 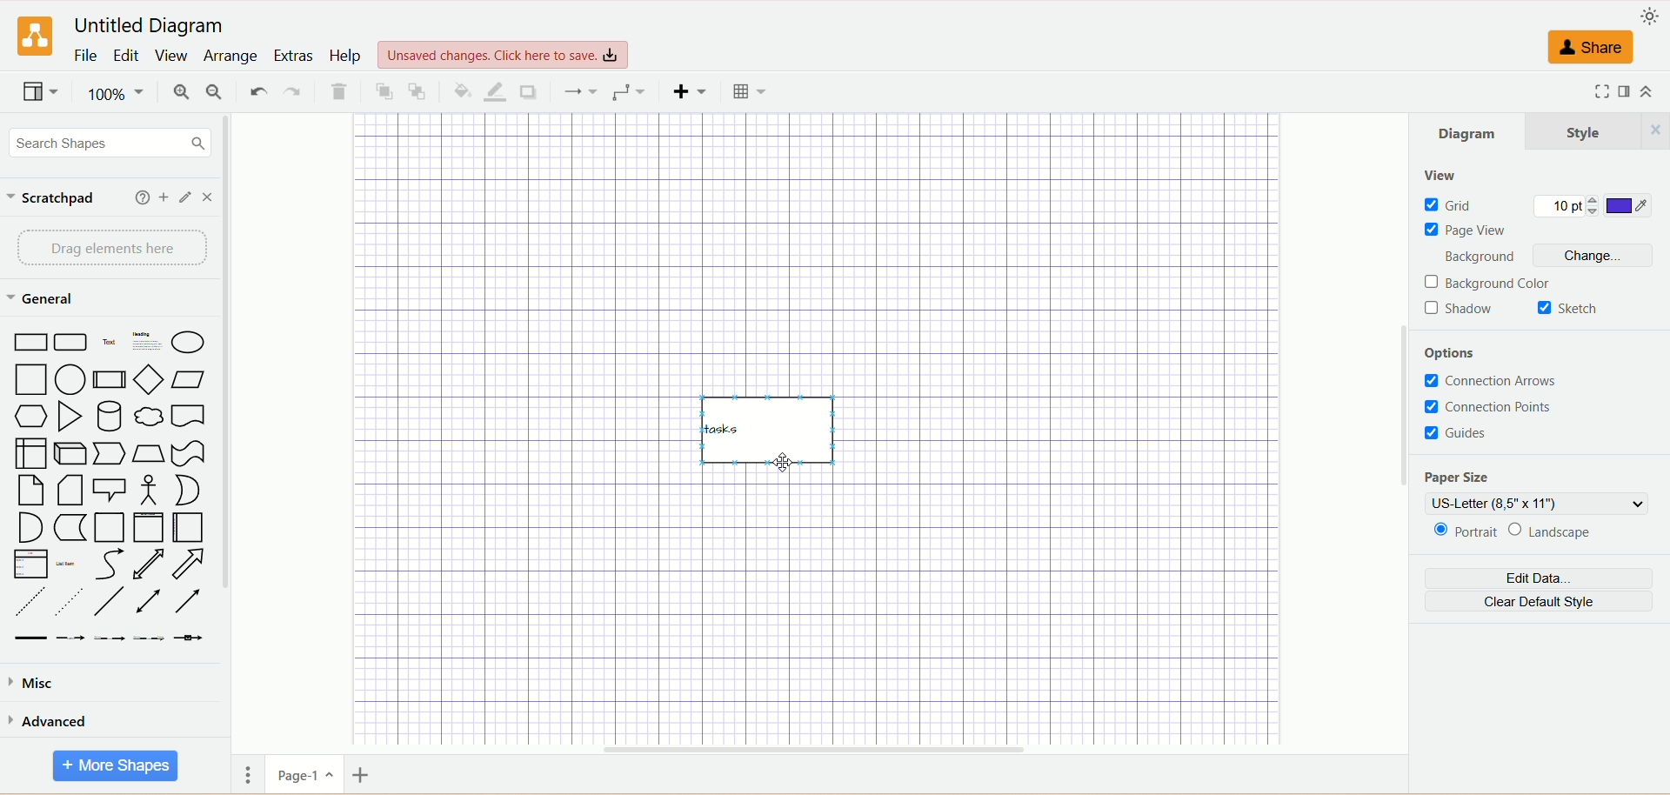 What do you see at coordinates (1554, 532) in the screenshot?
I see `landscape` at bounding box center [1554, 532].